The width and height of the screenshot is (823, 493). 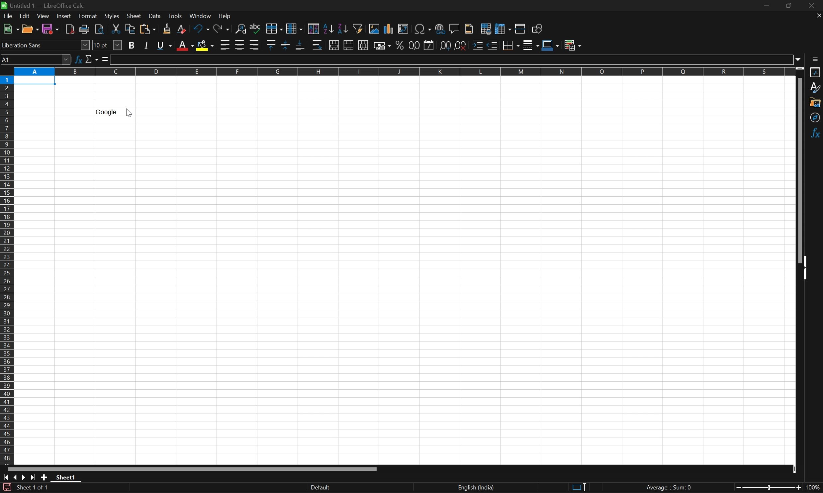 I want to click on Align bottom, so click(x=300, y=45).